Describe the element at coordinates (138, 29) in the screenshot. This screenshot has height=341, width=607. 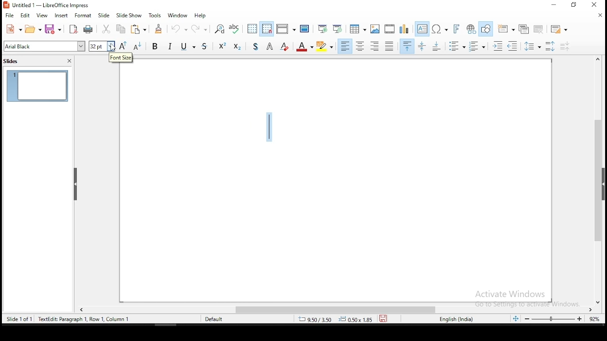
I see `paste` at that location.